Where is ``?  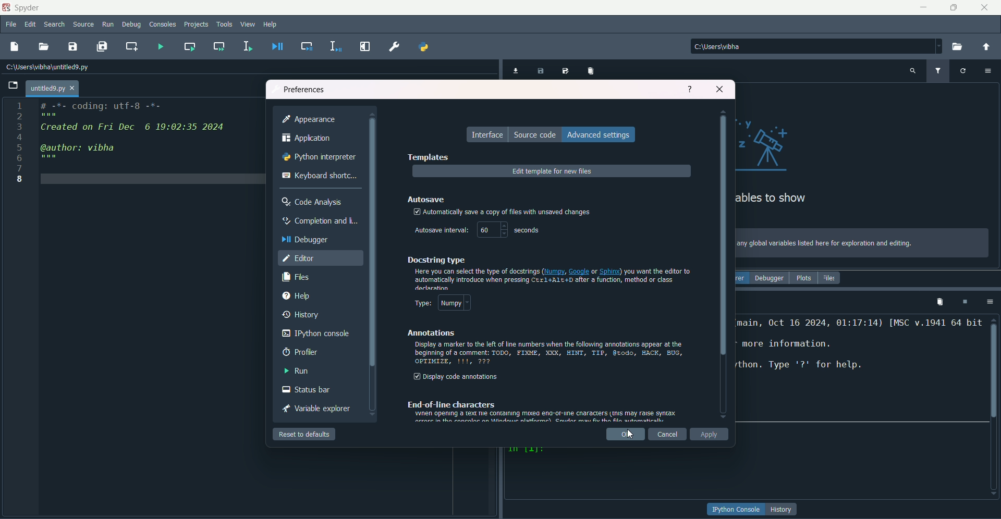
 is located at coordinates (197, 26).